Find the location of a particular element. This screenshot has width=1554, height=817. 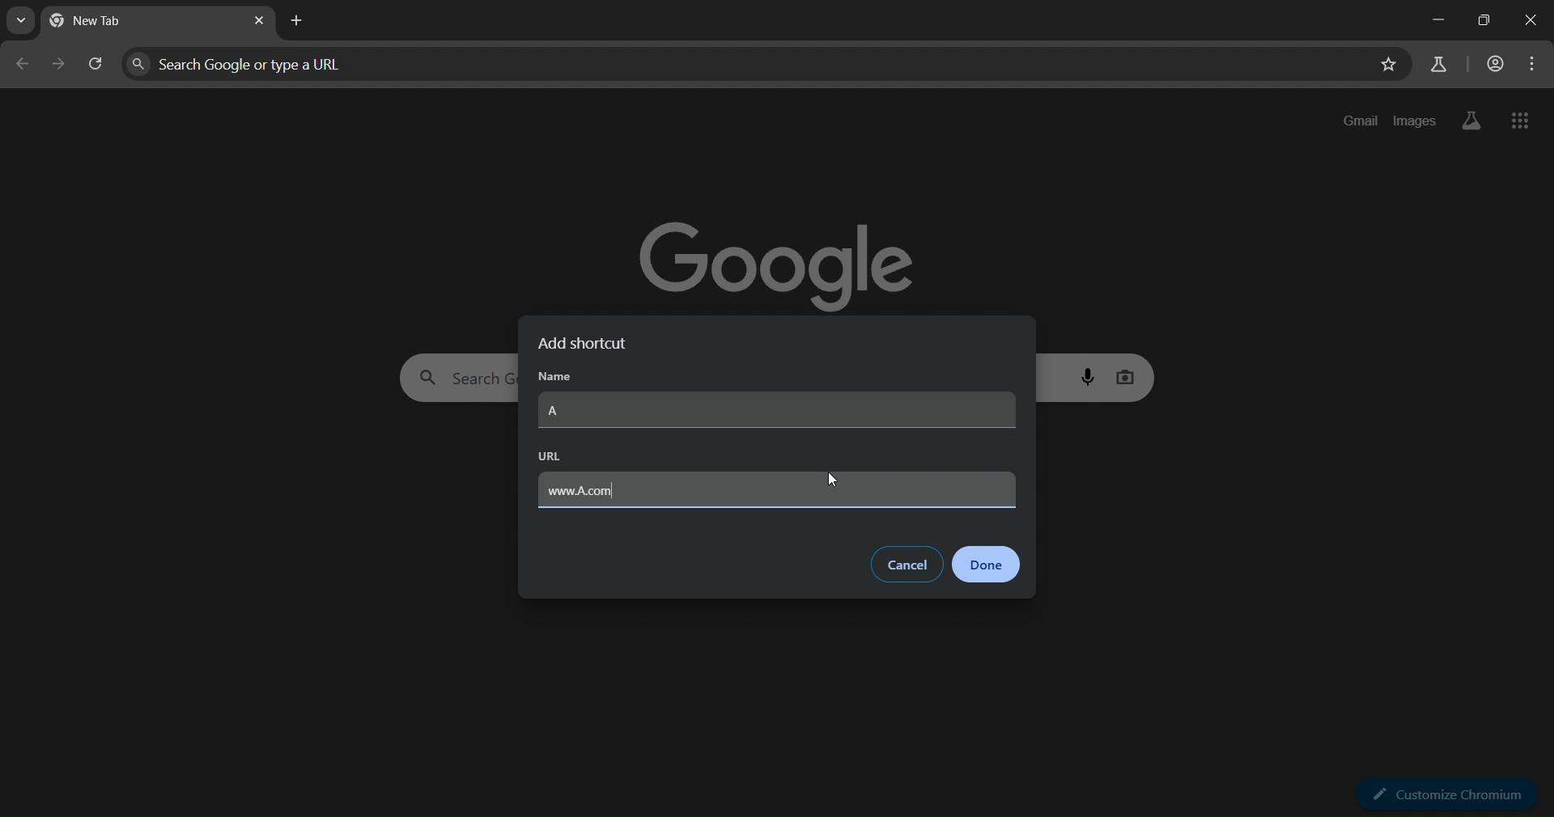

close is located at coordinates (1529, 20).